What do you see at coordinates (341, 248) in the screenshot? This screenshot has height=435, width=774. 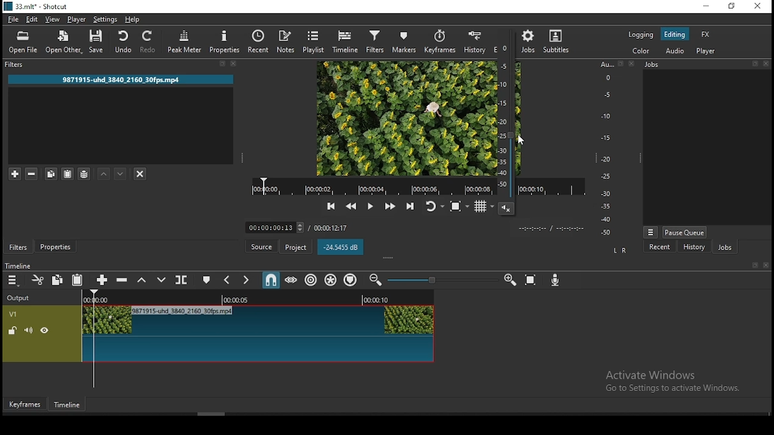 I see `-24.5455 dB` at bounding box center [341, 248].